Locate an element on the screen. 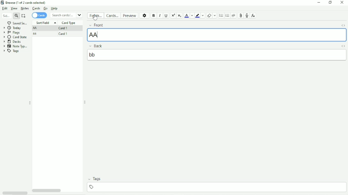  Fields is located at coordinates (95, 16).